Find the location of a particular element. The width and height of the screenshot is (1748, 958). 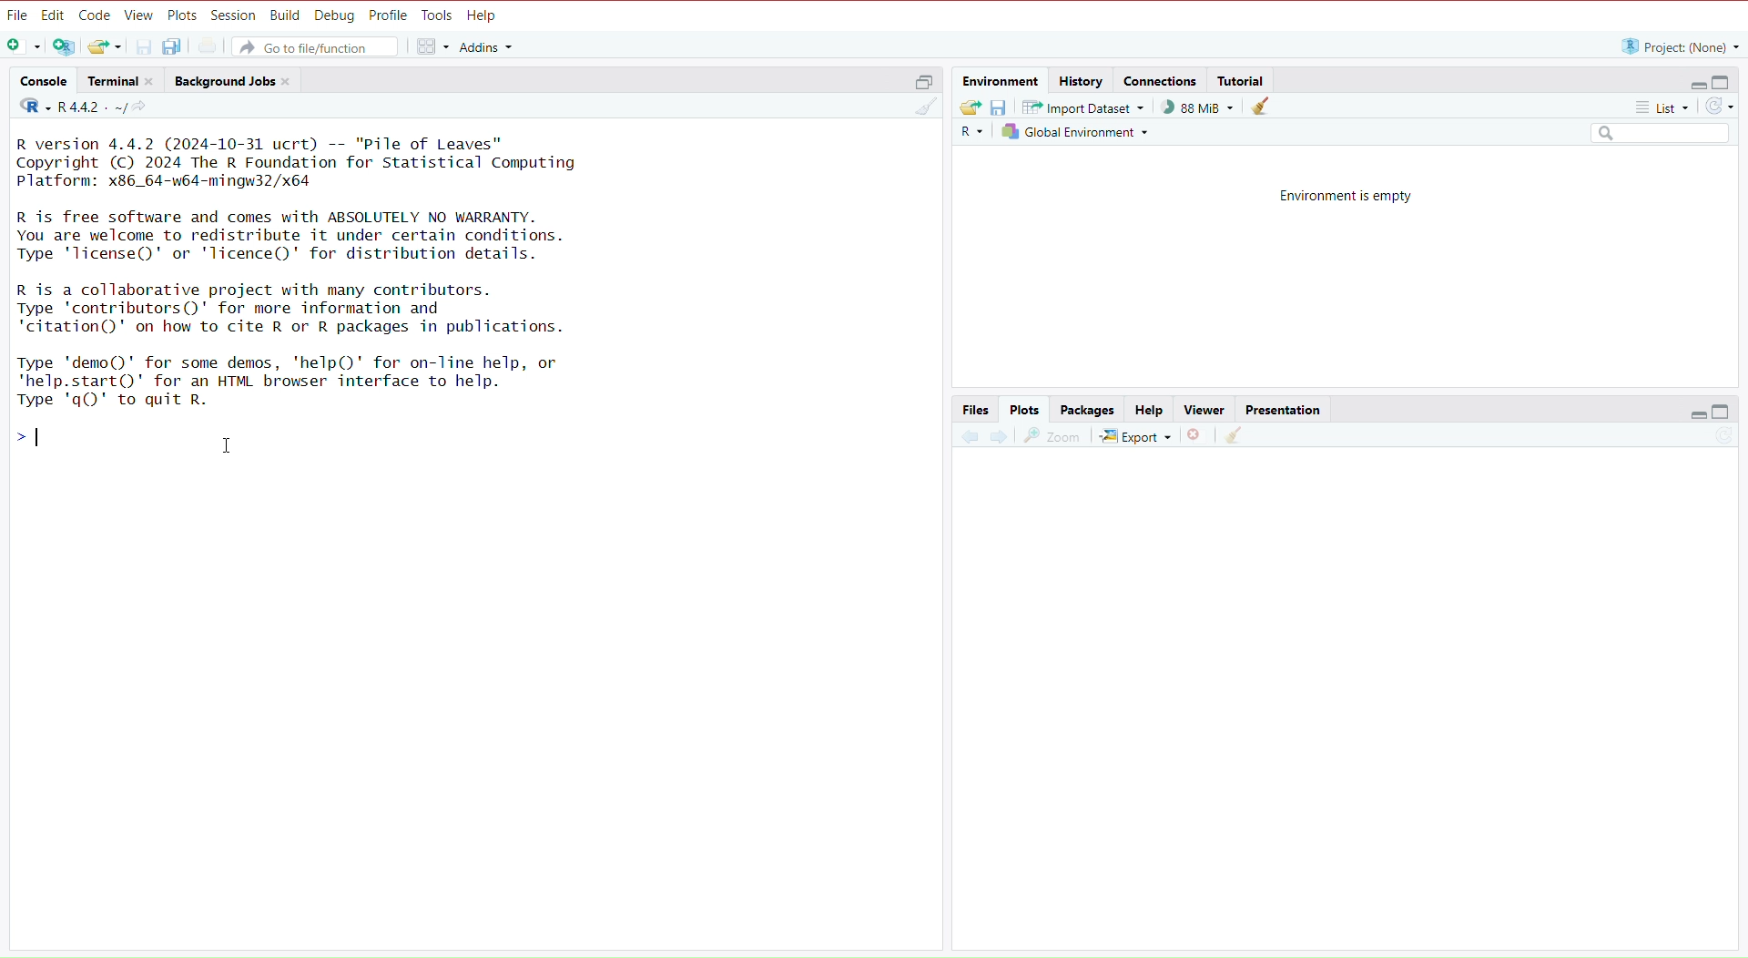

Refresh list is located at coordinates (1723, 435).